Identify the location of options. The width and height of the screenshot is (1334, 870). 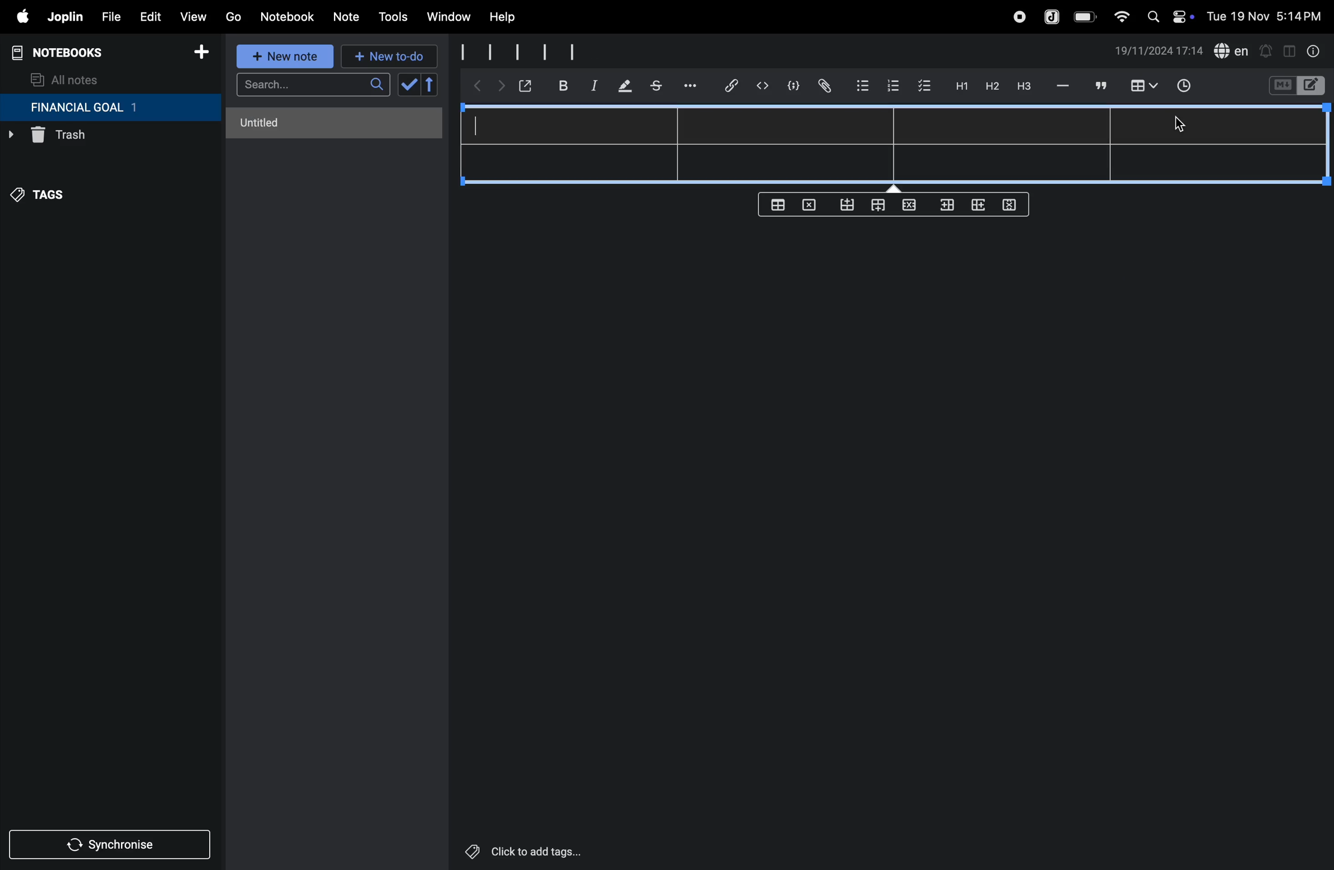
(692, 86).